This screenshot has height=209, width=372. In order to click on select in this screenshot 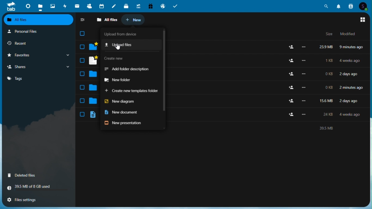, I will do `click(82, 60)`.